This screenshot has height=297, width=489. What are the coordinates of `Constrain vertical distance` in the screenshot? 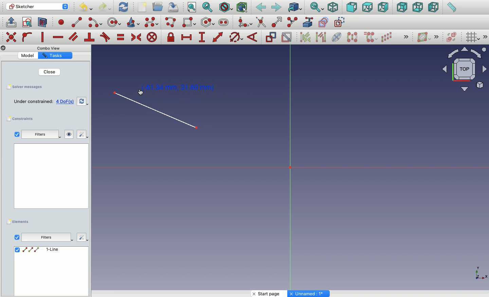 It's located at (203, 38).